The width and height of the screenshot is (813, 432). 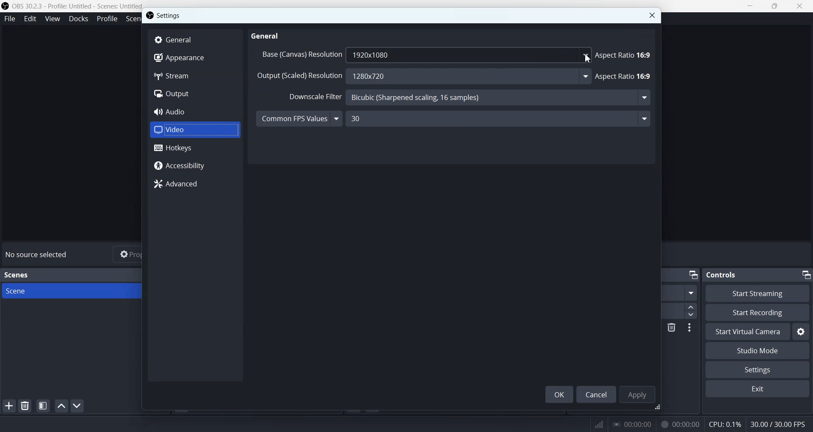 What do you see at coordinates (464, 98) in the screenshot?
I see `Downscale Filter Bicubic (Sharpened scaling, 16 samples)` at bounding box center [464, 98].